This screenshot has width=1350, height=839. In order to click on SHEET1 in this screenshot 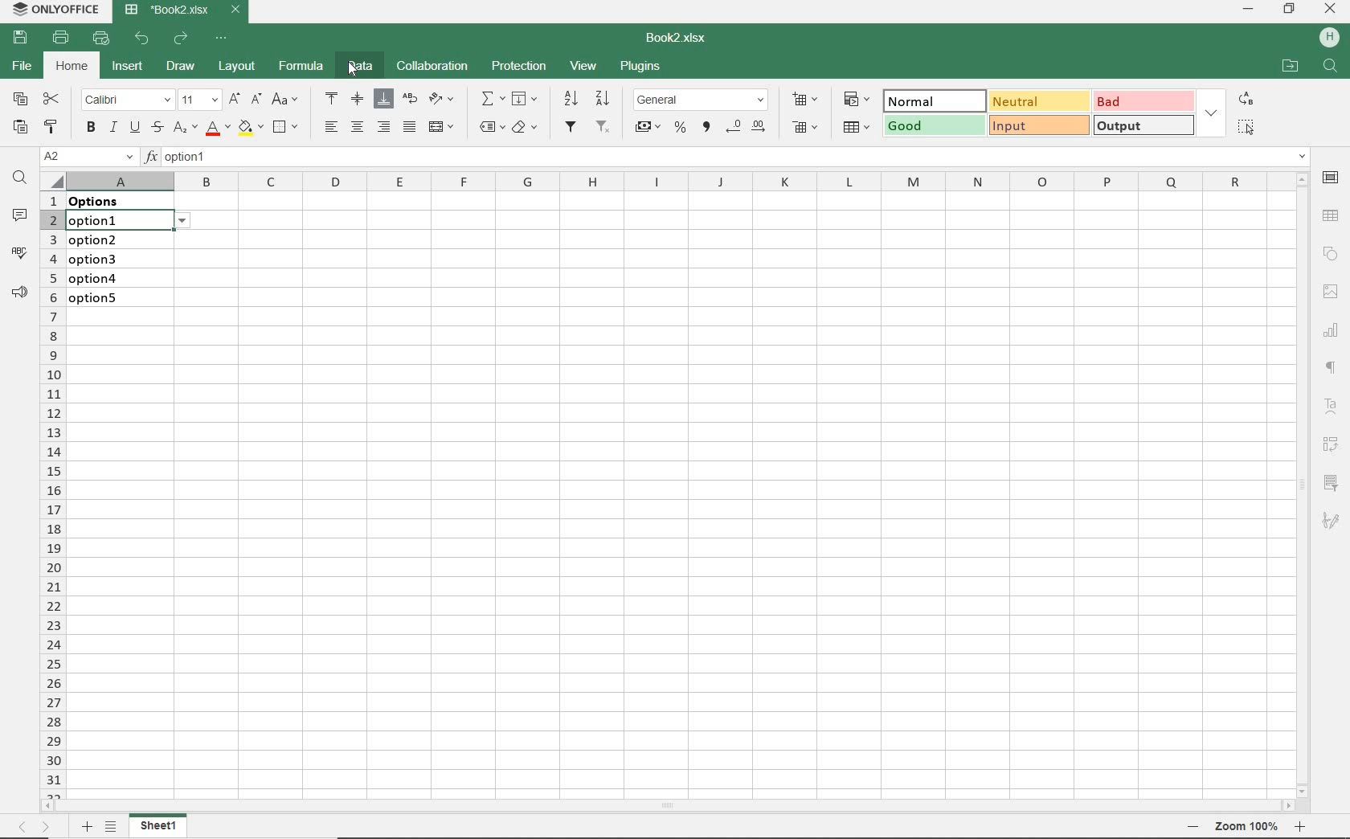, I will do `click(158, 825)`.